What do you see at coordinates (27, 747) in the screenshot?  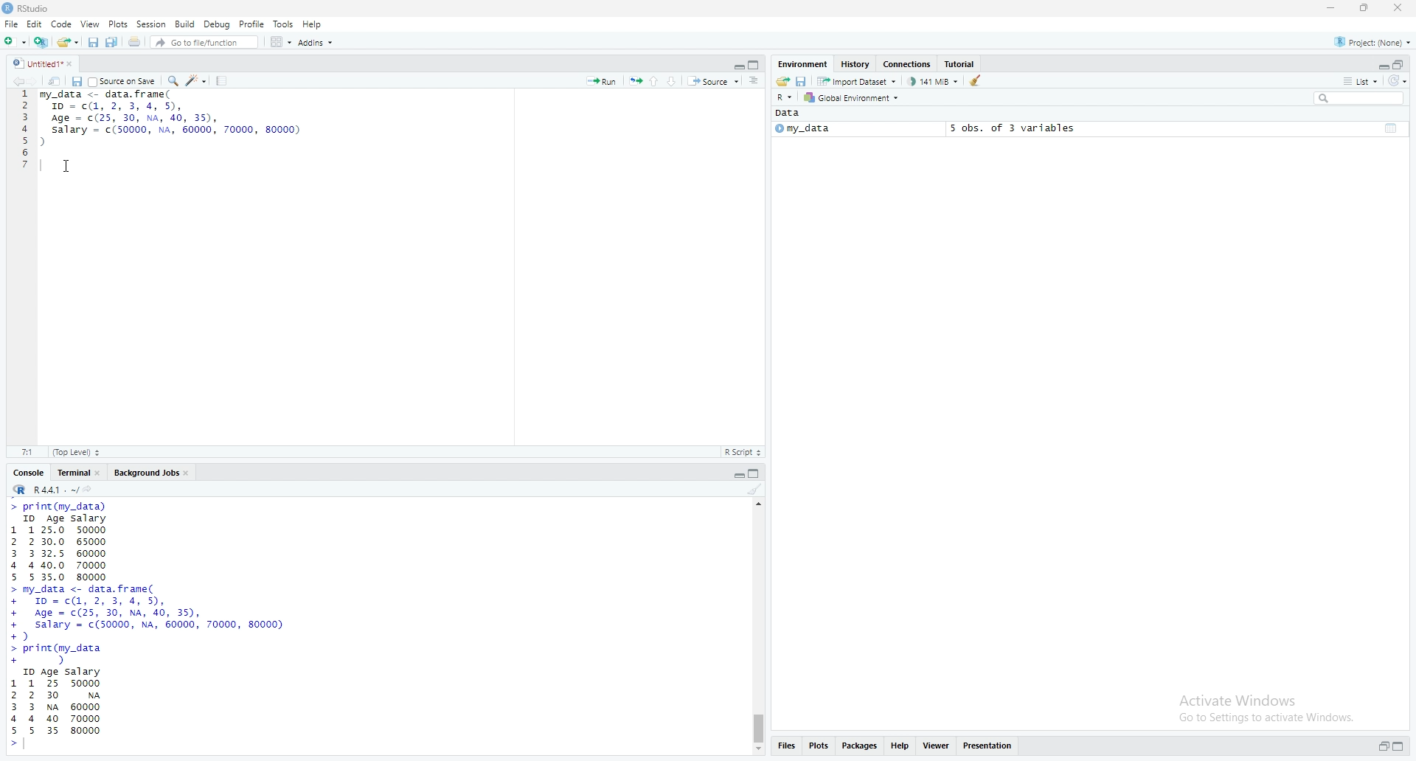 I see `text pointer` at bounding box center [27, 747].